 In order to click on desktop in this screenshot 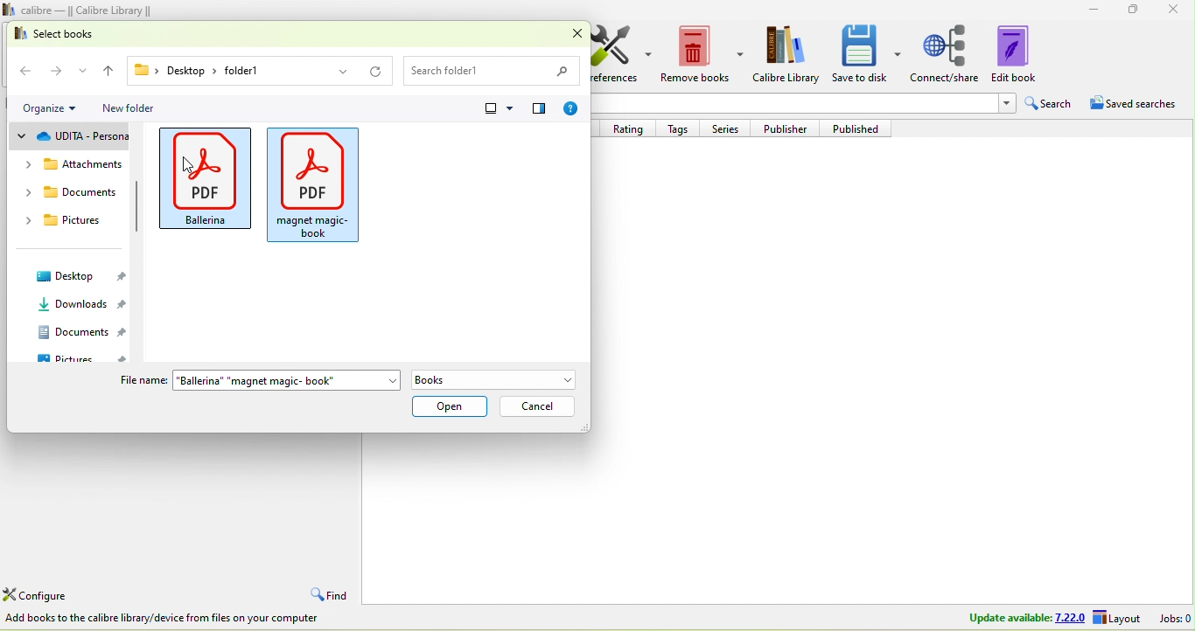, I will do `click(77, 277)`.